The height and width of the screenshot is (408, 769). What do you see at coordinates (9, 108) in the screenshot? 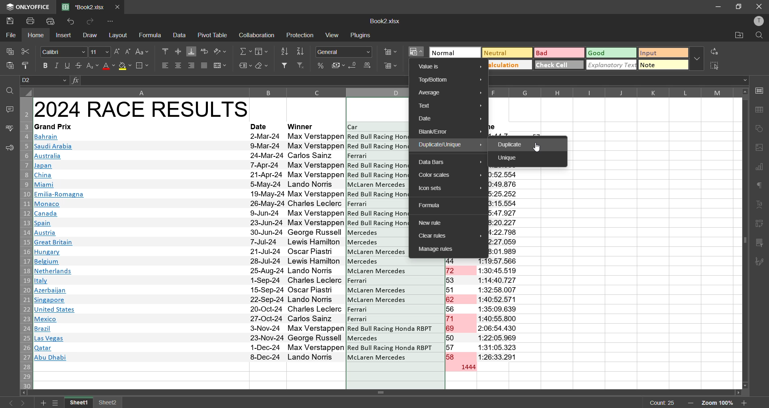
I see `comments` at bounding box center [9, 108].